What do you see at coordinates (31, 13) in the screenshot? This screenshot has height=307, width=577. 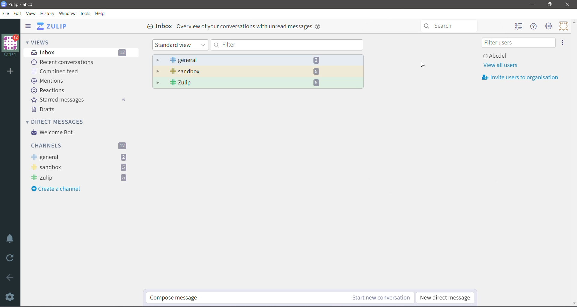 I see `View` at bounding box center [31, 13].